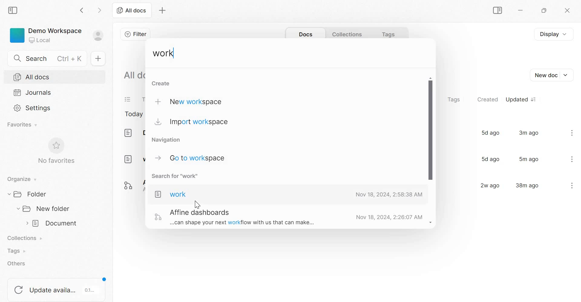 The width and height of the screenshot is (581, 302). Describe the element at coordinates (489, 159) in the screenshot. I see `5d ago` at that location.